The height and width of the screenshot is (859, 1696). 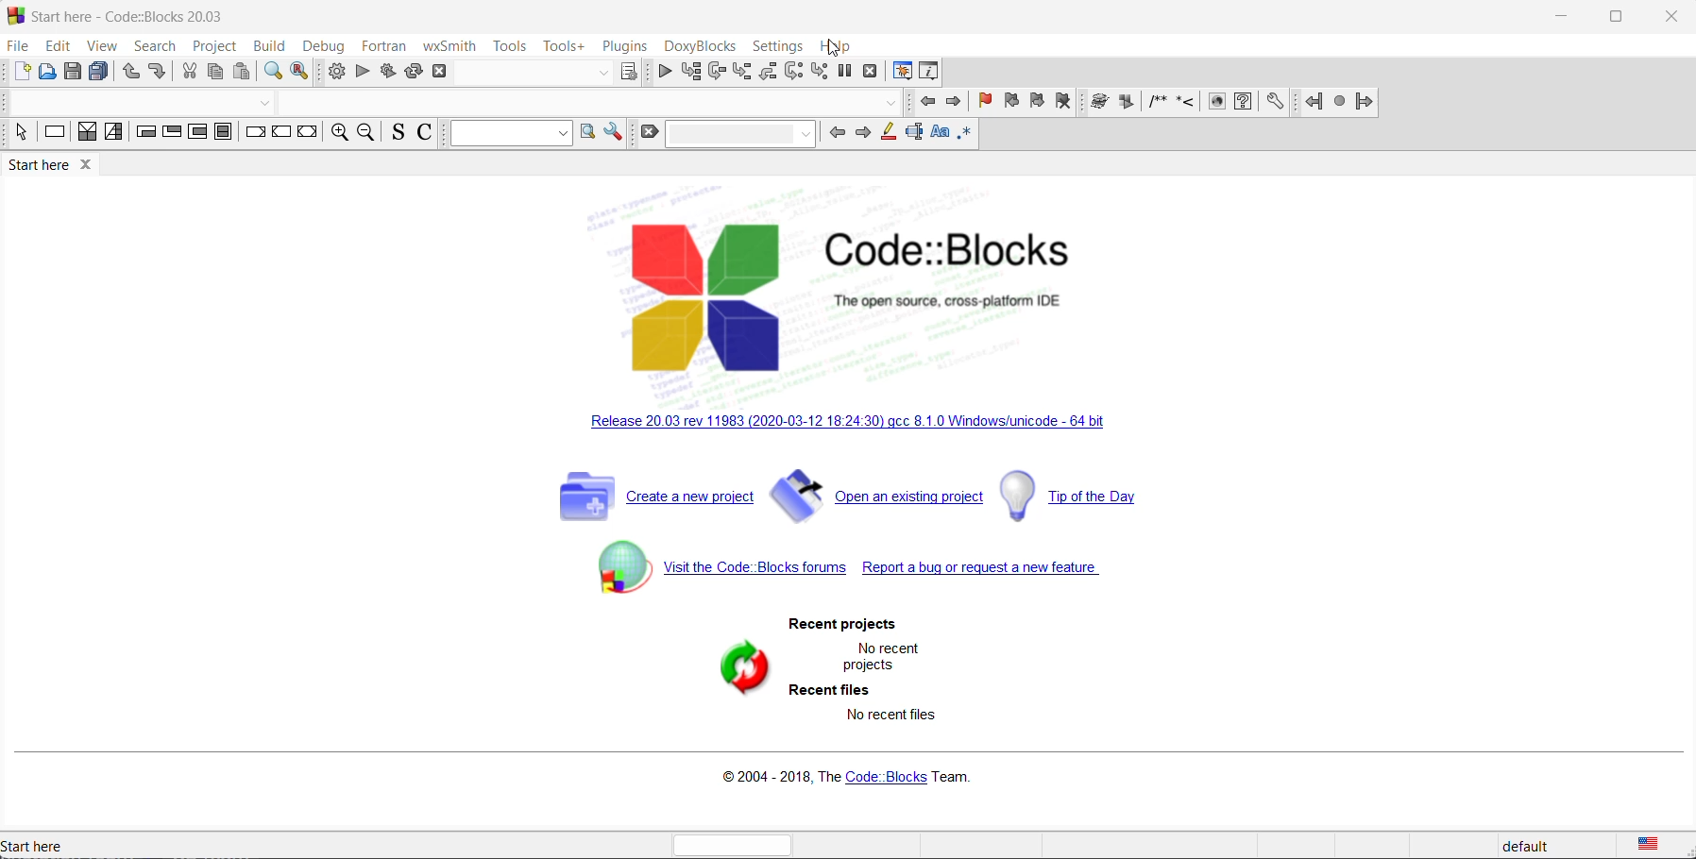 I want to click on build, so click(x=267, y=47).